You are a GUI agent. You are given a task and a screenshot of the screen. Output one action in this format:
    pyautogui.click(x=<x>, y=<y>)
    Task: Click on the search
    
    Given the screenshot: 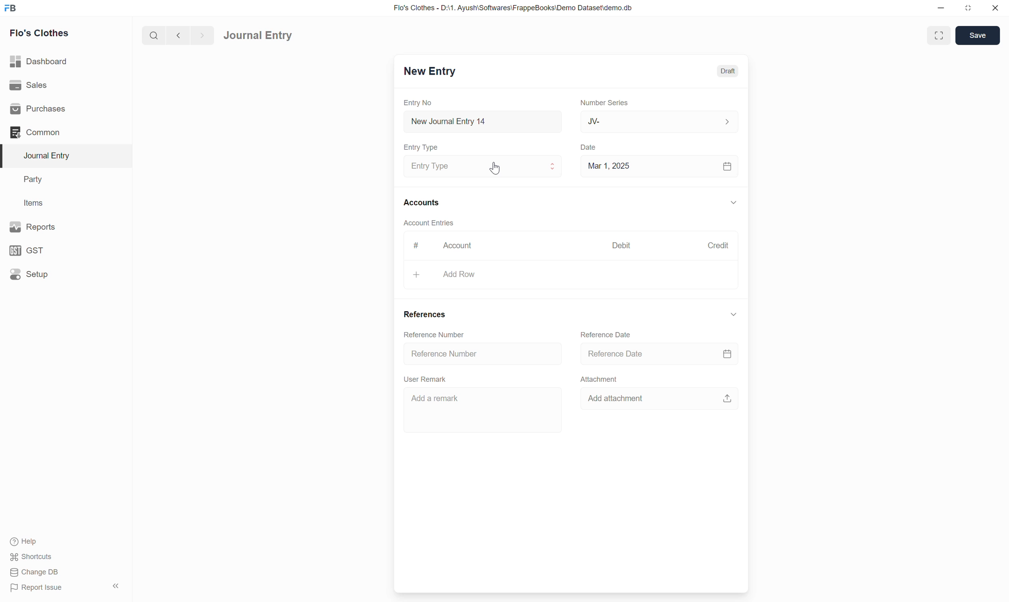 What is the action you would take?
    pyautogui.click(x=153, y=35)
    